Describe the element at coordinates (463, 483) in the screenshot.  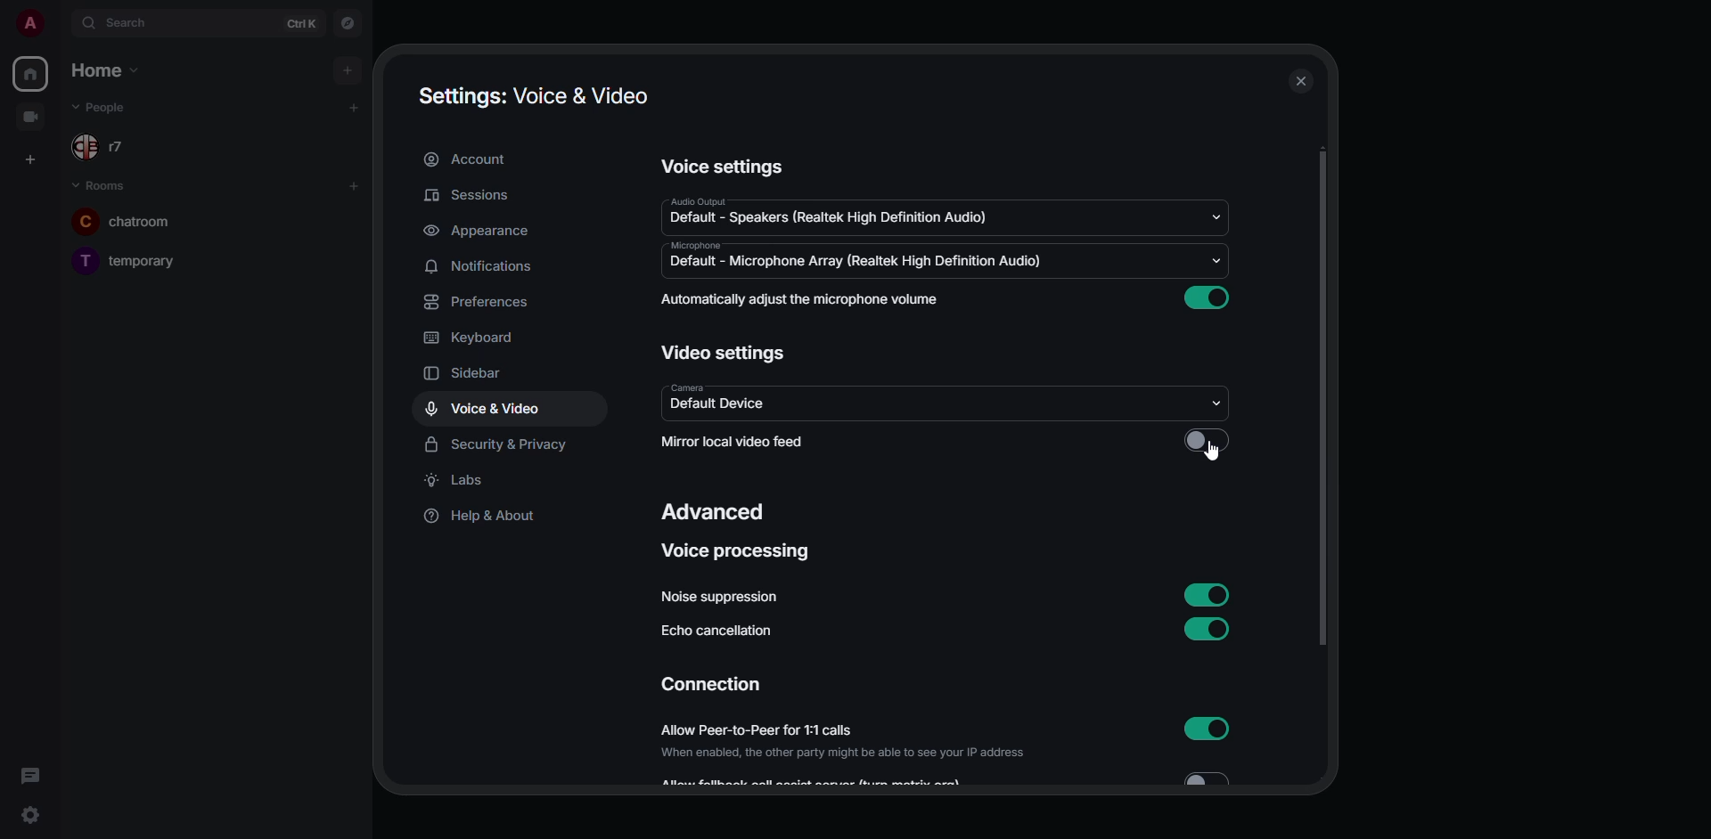
I see `labs` at that location.